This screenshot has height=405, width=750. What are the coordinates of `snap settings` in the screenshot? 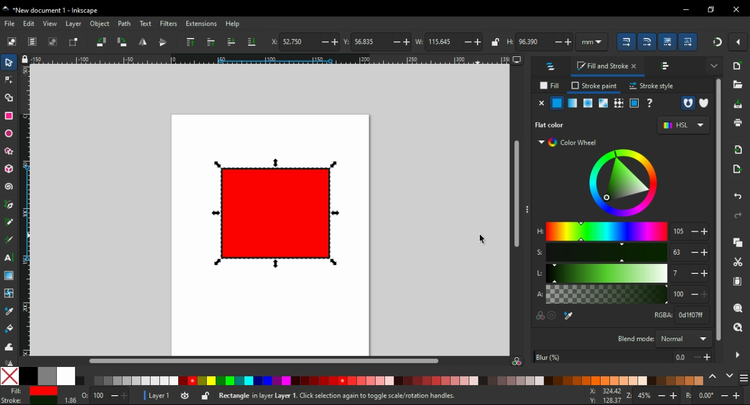 It's located at (738, 42).